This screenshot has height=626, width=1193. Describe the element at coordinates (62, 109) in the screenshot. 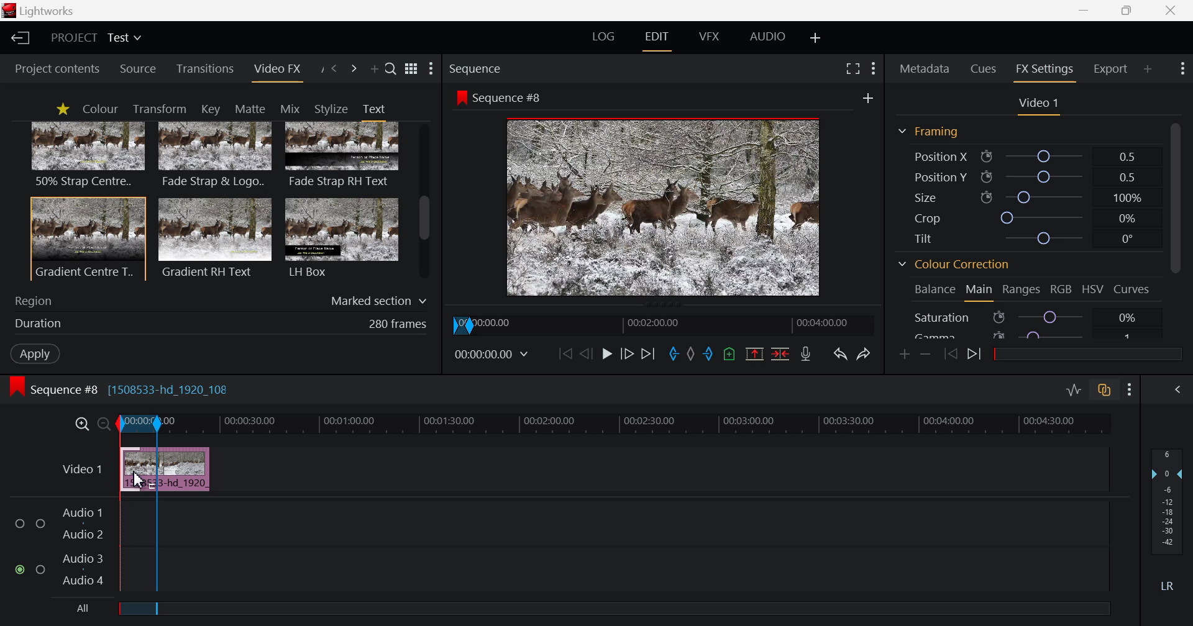

I see `Favorites` at that location.